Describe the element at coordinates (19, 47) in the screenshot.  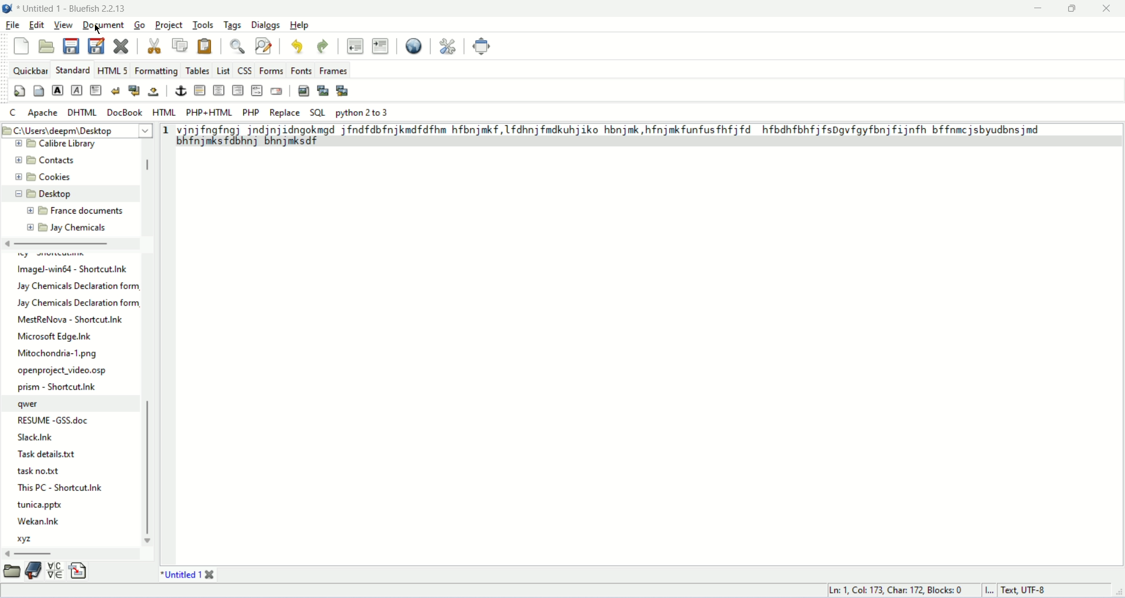
I see `new` at that location.